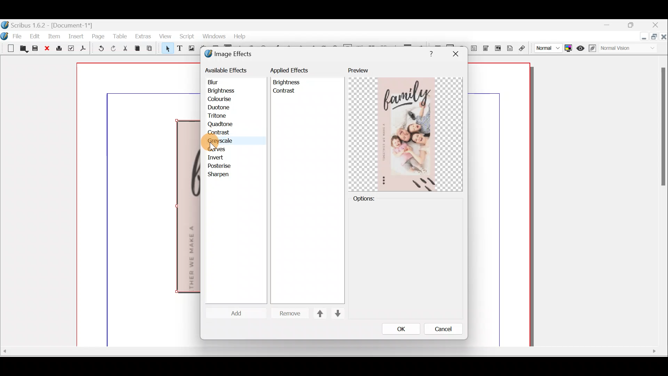  What do you see at coordinates (59, 50) in the screenshot?
I see `Print` at bounding box center [59, 50].